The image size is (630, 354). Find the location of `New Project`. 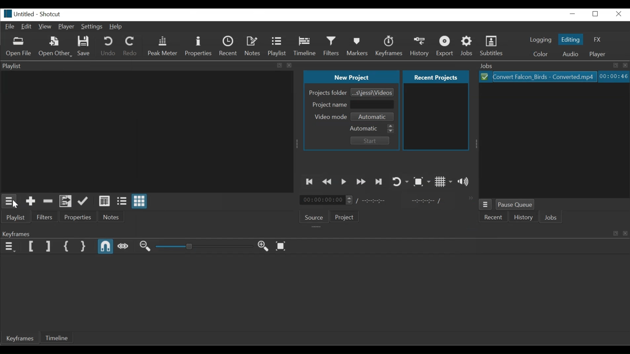

New Project is located at coordinates (351, 77).